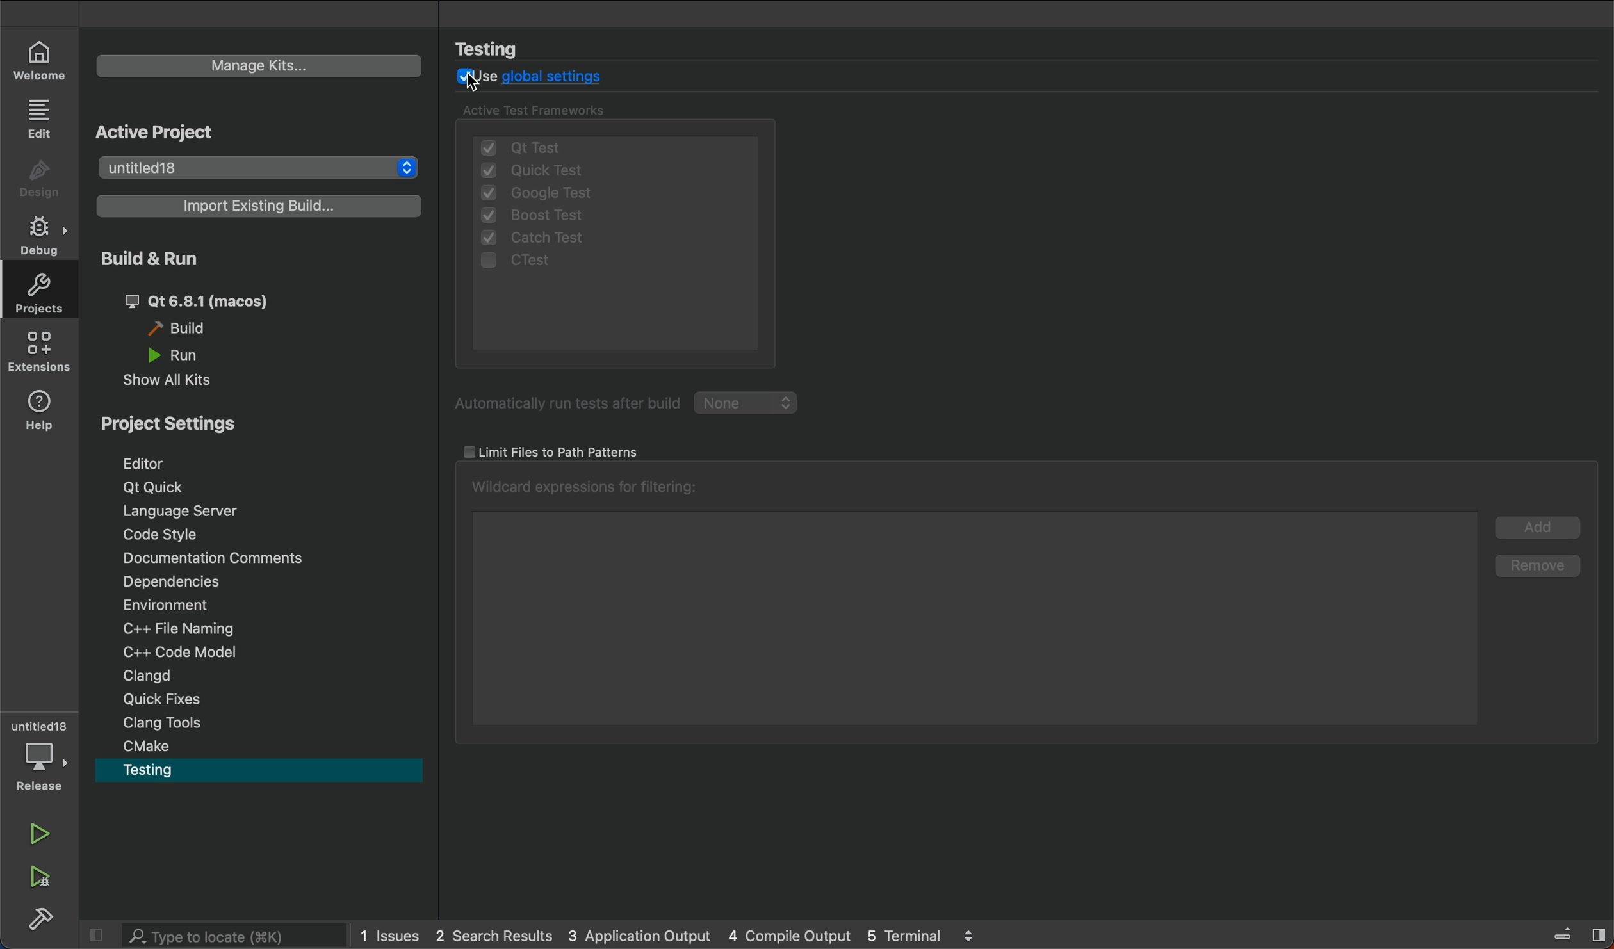  Describe the element at coordinates (187, 425) in the screenshot. I see `project settings` at that location.